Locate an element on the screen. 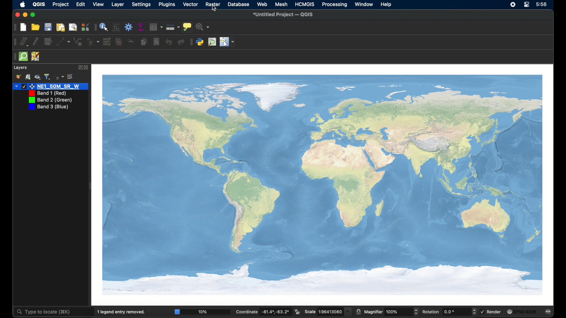  drag handle is located at coordinates (14, 57).